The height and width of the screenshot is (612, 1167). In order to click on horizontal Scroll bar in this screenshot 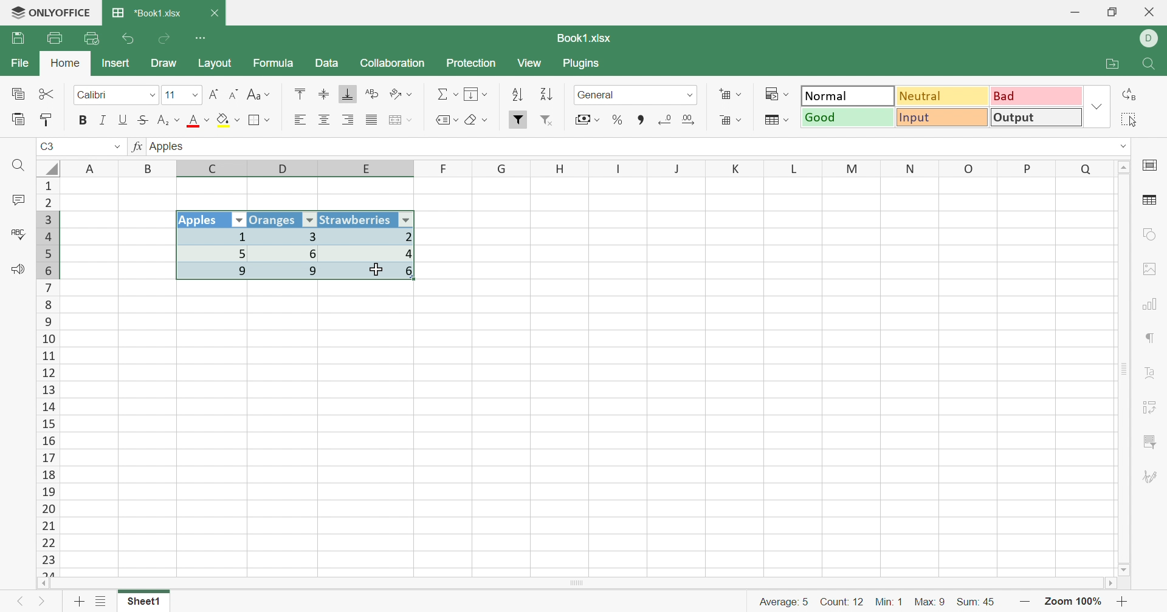, I will do `click(580, 582)`.